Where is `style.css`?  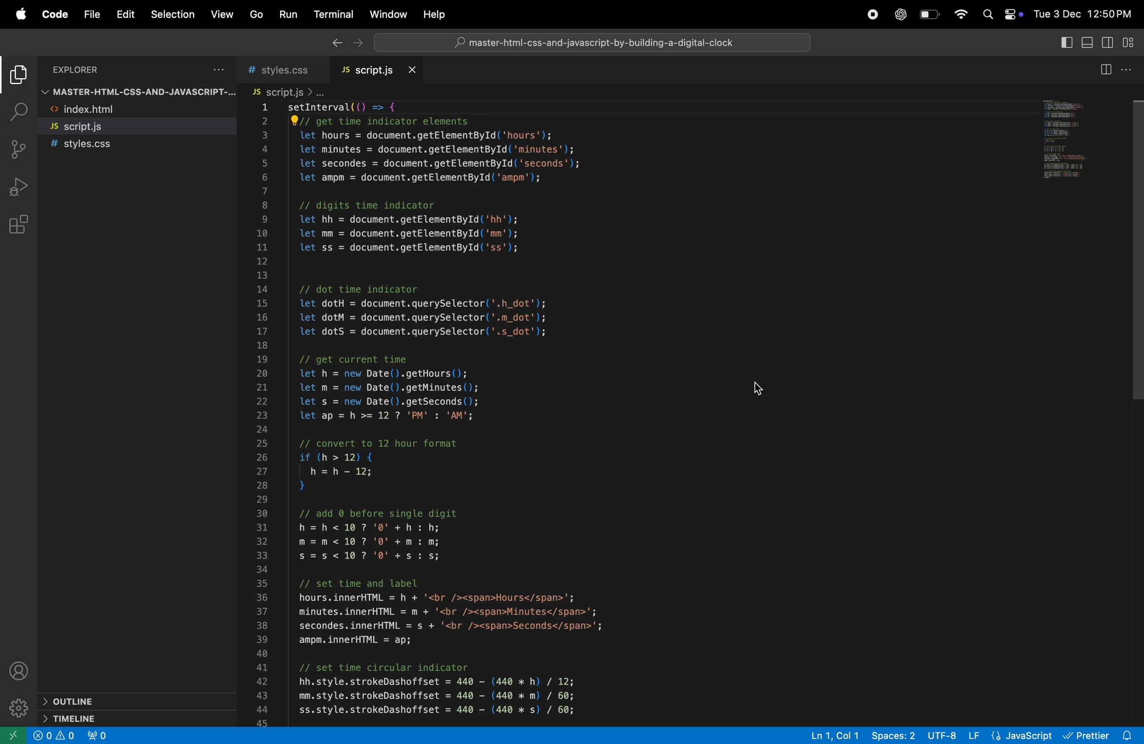 style.css is located at coordinates (138, 145).